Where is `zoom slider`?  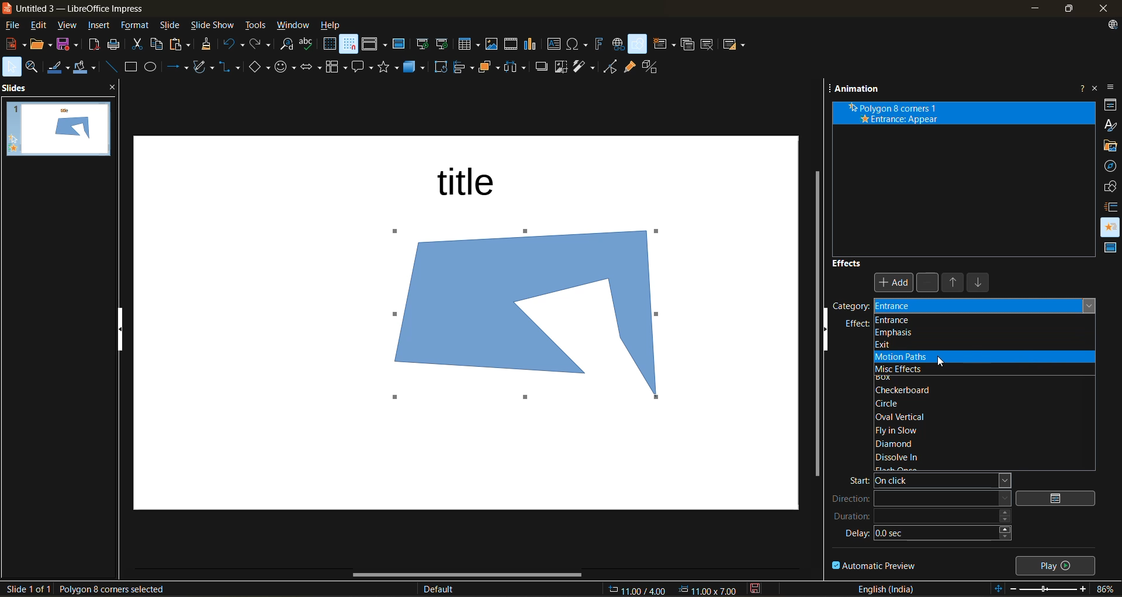 zoom slider is located at coordinates (1048, 587).